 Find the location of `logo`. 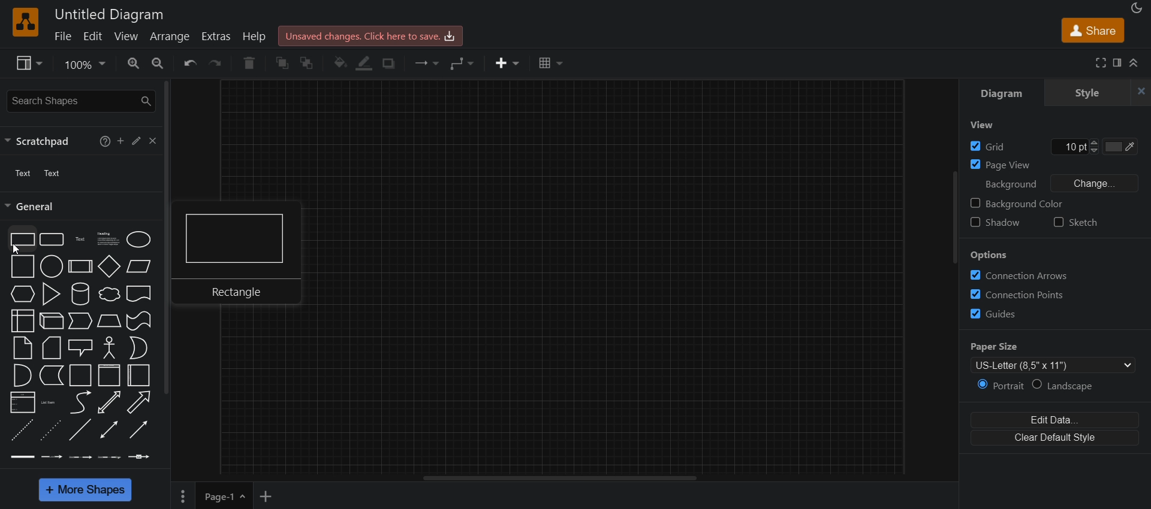

logo is located at coordinates (26, 22).